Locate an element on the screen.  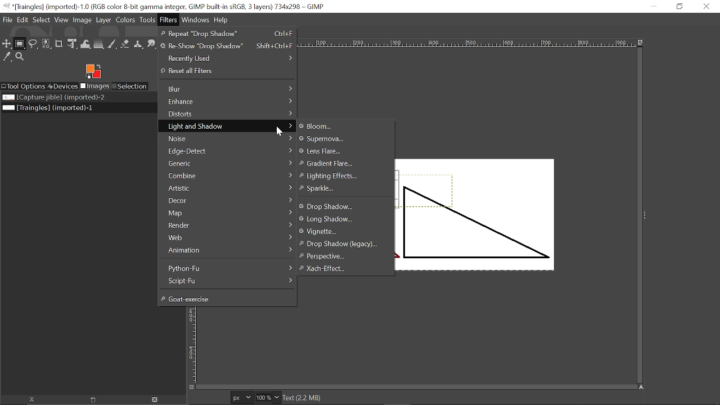
eraser tool is located at coordinates (125, 45).